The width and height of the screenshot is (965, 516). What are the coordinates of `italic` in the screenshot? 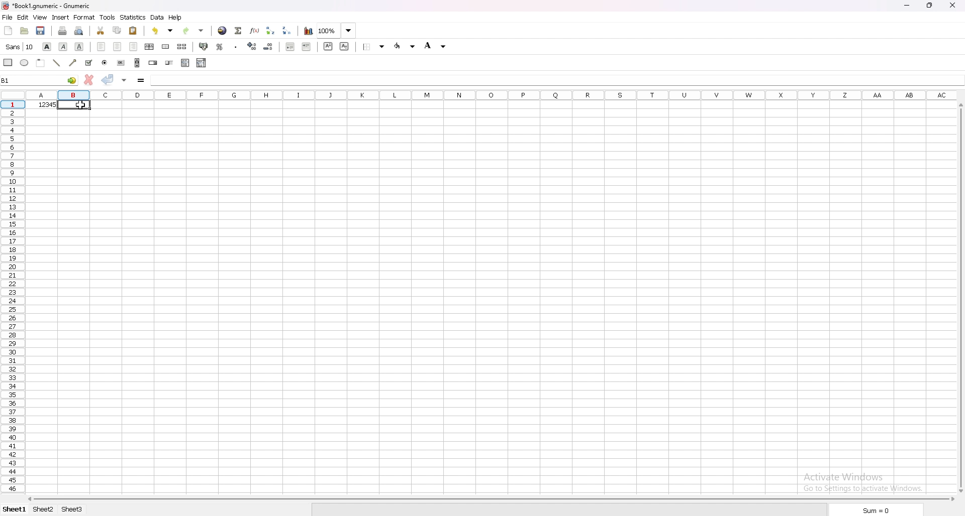 It's located at (63, 46).